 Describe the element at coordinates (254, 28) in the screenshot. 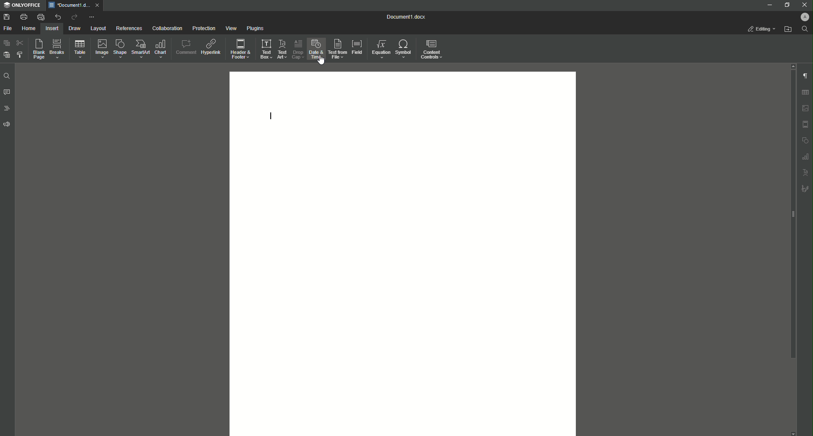

I see `Plugins` at that location.